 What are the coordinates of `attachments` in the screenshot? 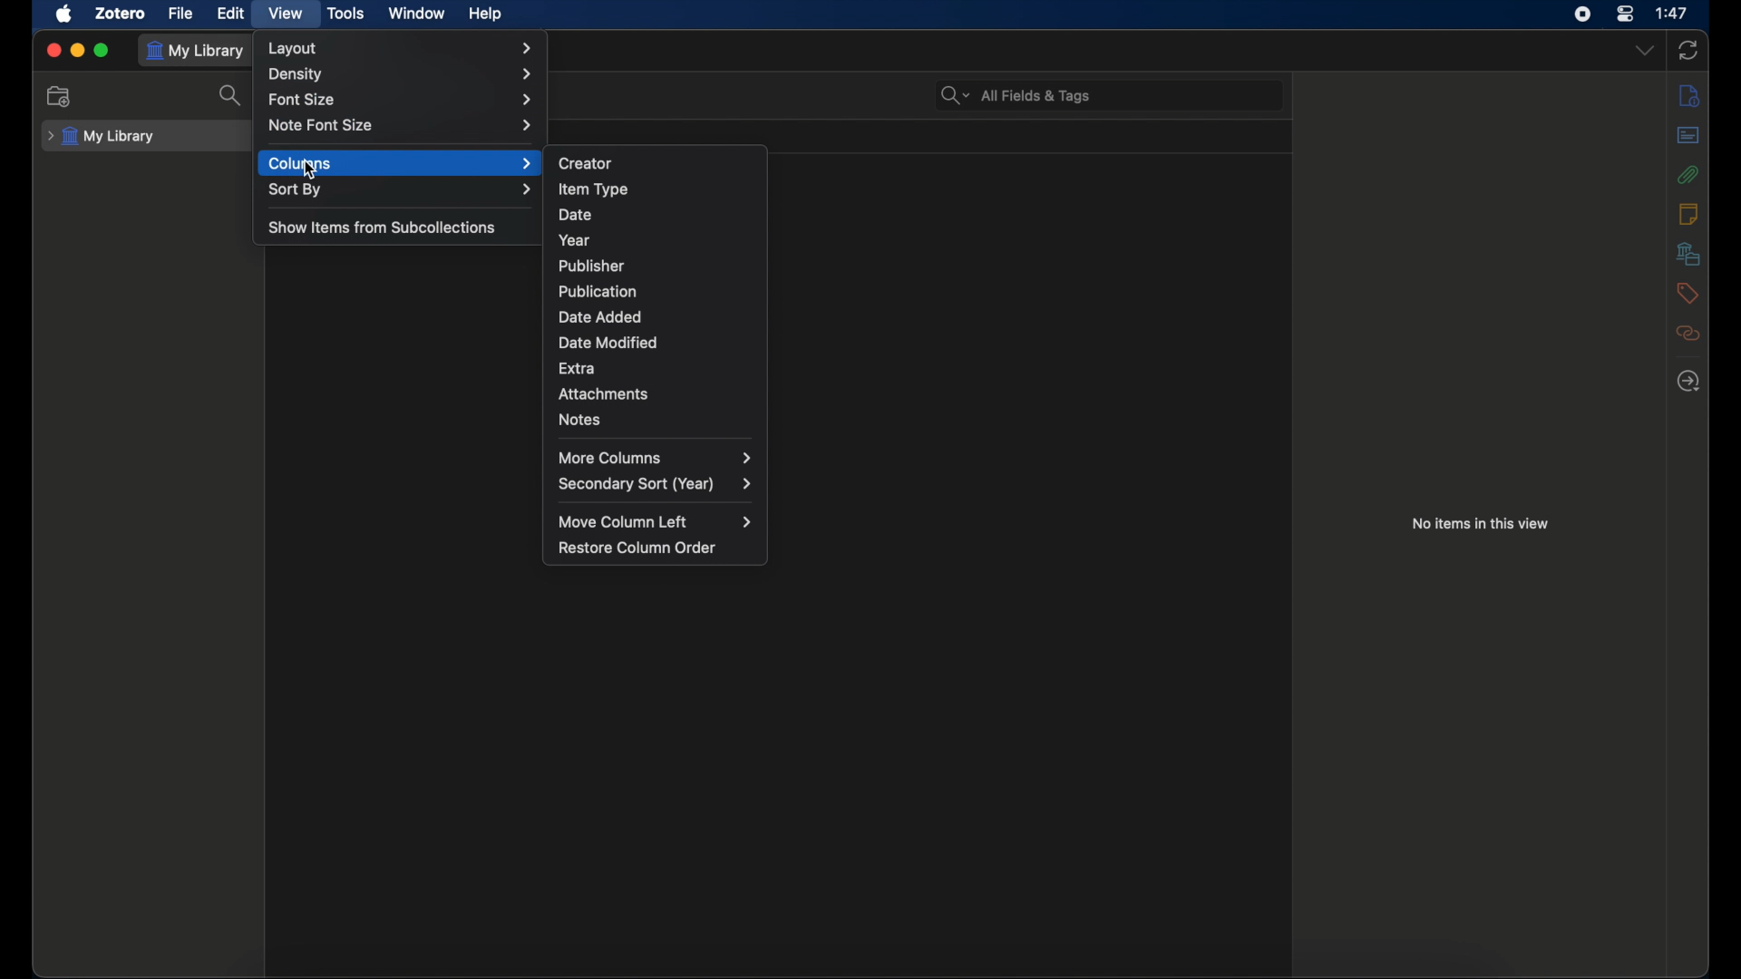 It's located at (1688, 174).